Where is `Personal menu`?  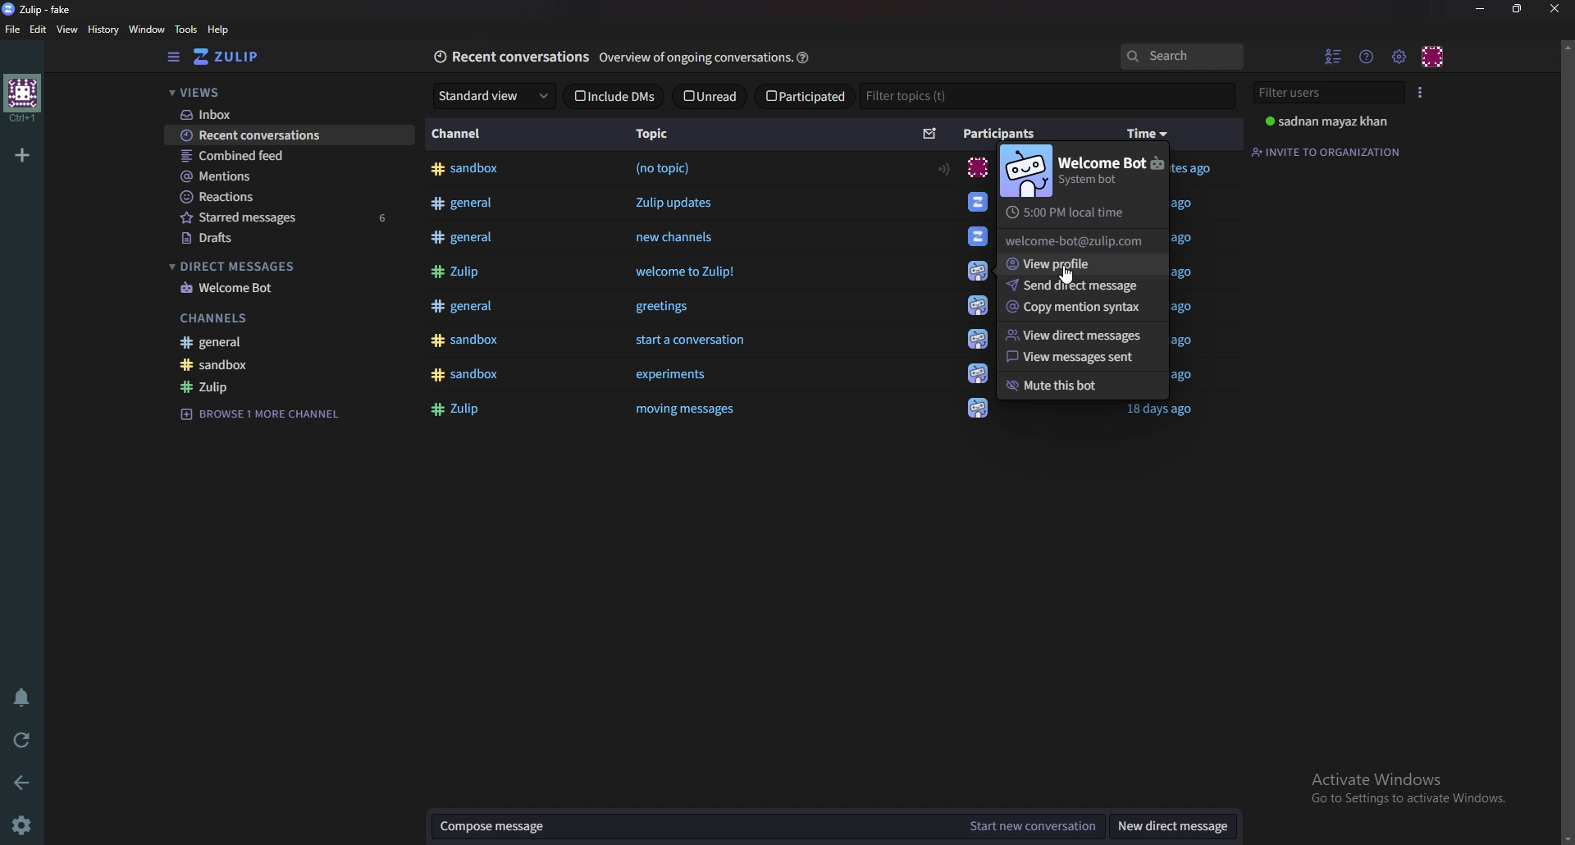
Personal menu is located at coordinates (1433, 56).